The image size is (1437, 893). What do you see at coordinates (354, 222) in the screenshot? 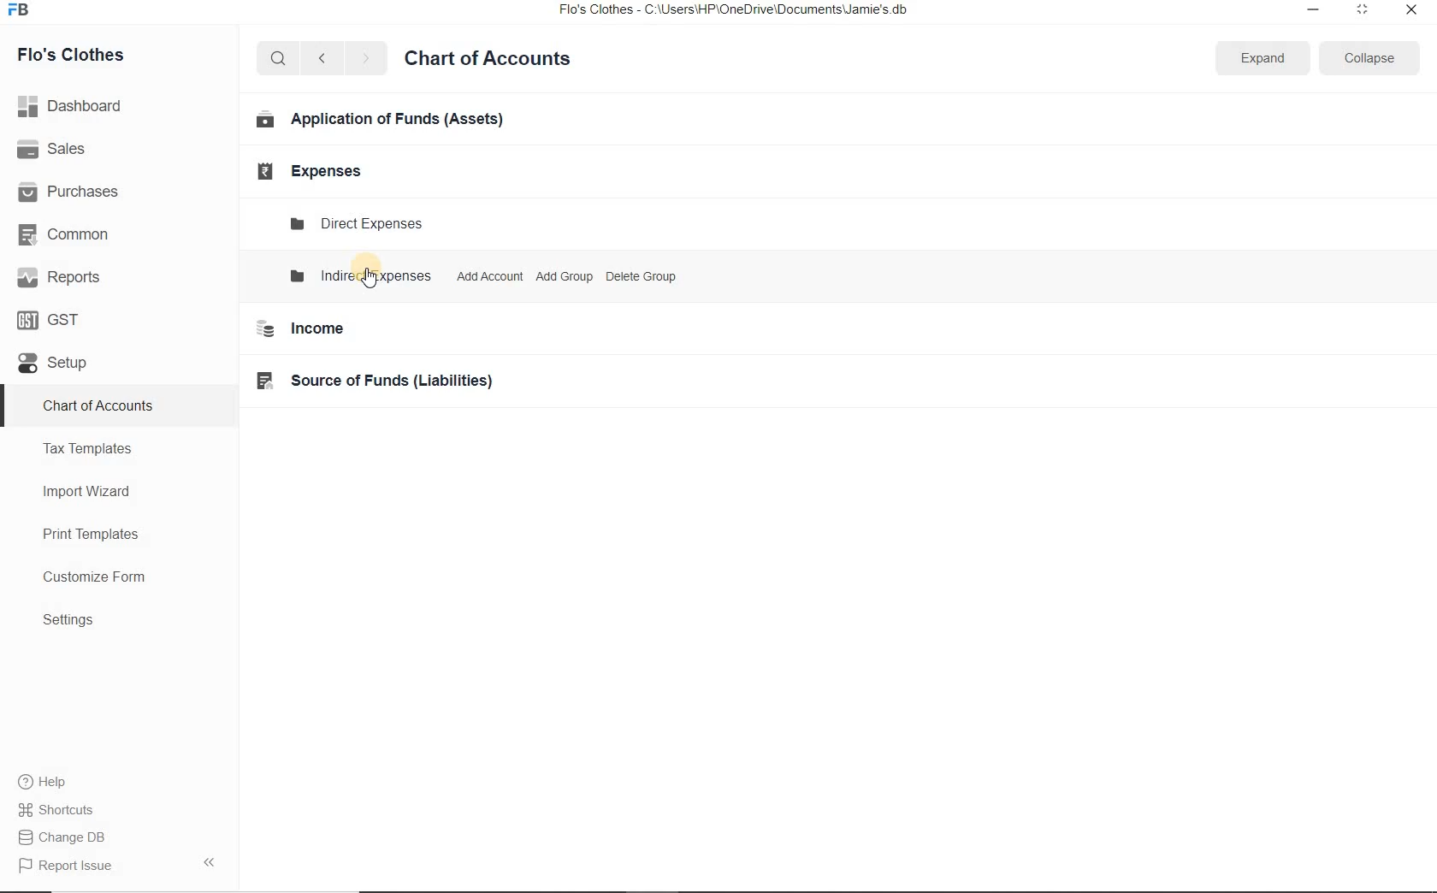
I see `Direct Expense` at bounding box center [354, 222].